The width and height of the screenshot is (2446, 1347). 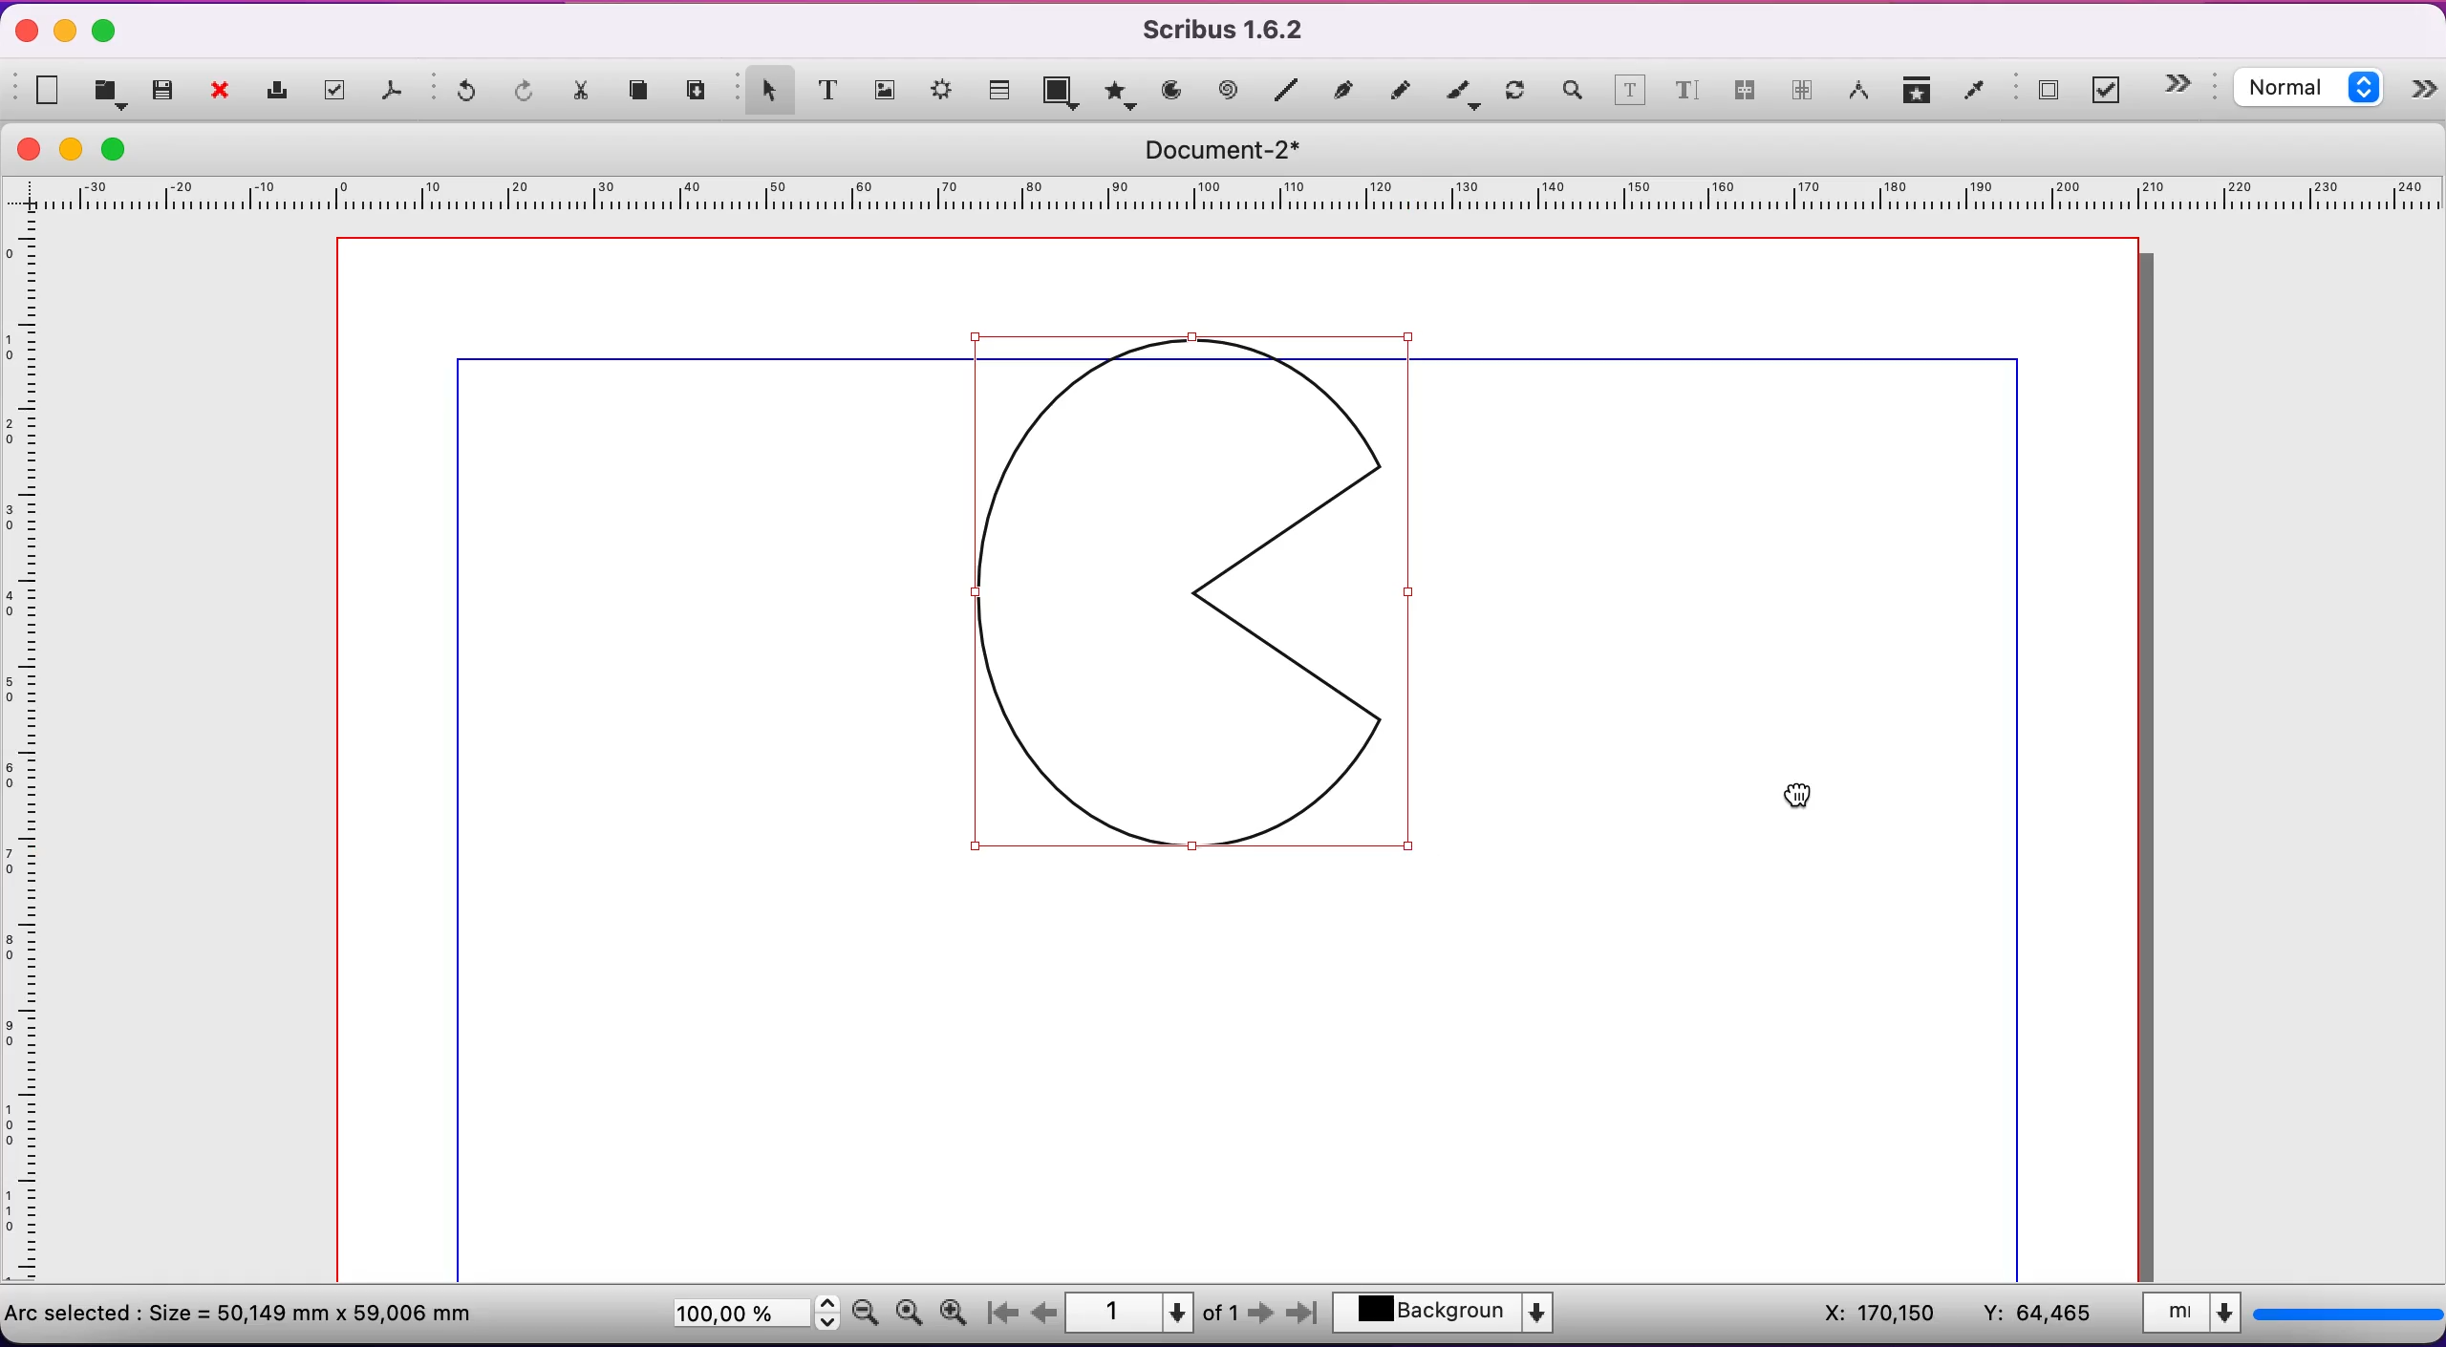 I want to click on insert pdf press button, so click(x=2041, y=92).